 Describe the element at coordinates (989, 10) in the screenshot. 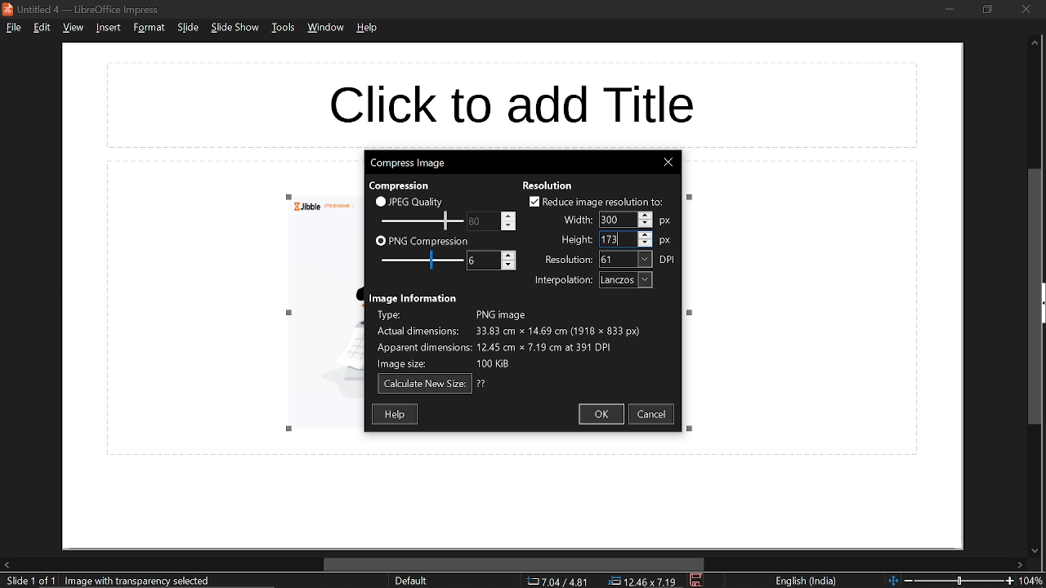

I see `restore down` at that location.